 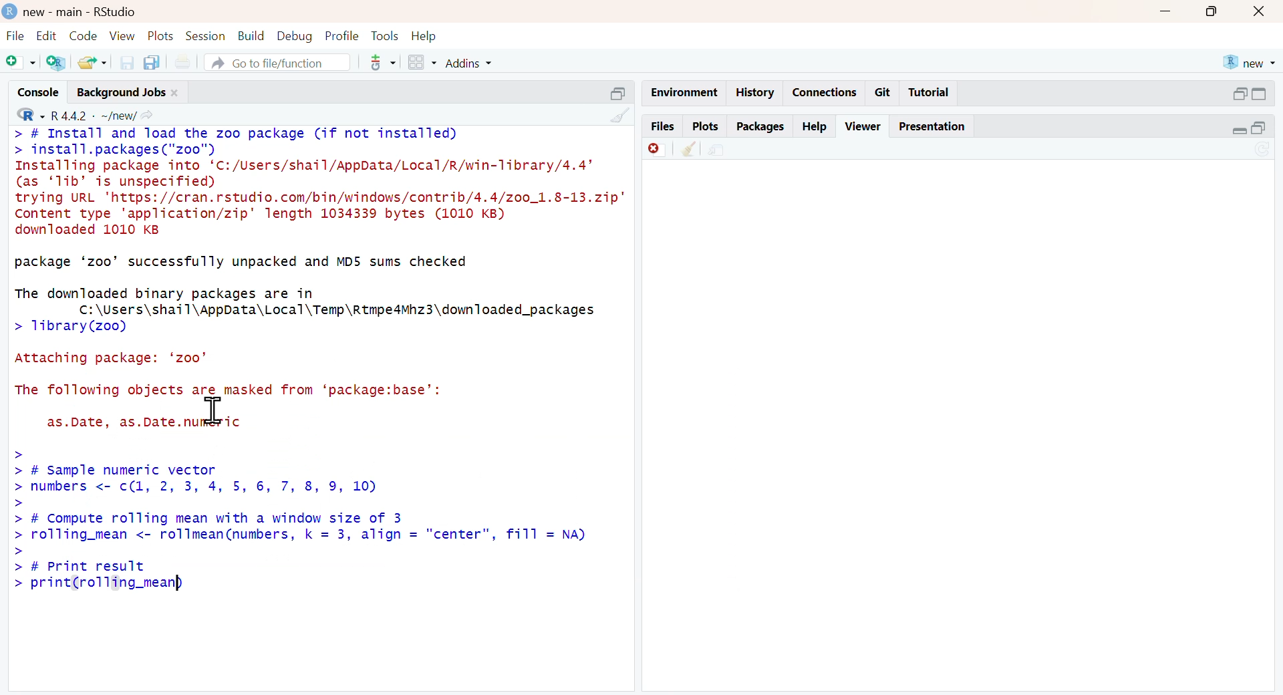 I want to click on go to file/function, so click(x=277, y=62).